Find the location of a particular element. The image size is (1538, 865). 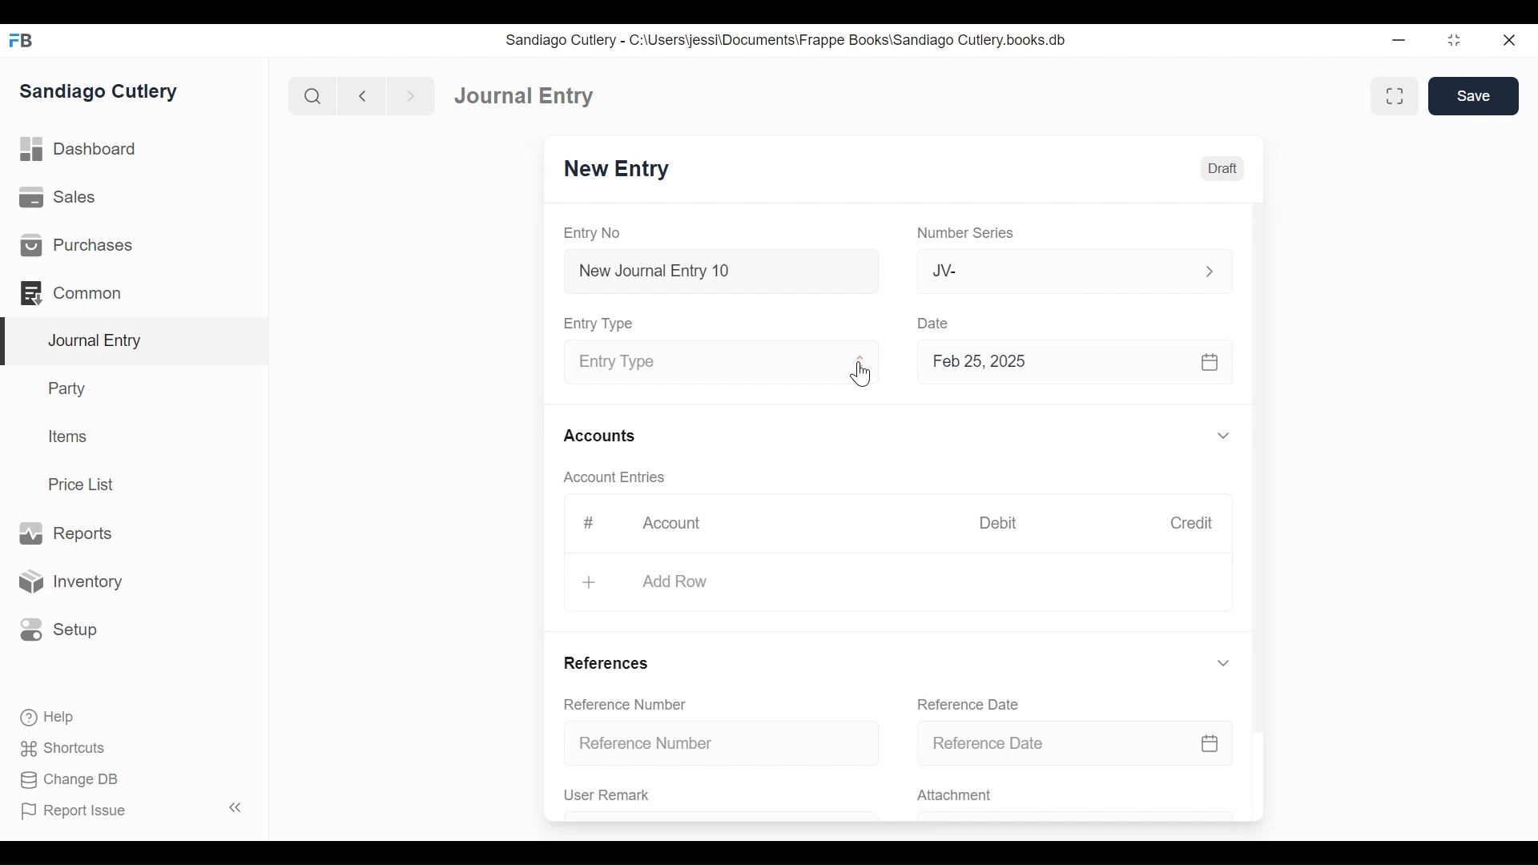

Search is located at coordinates (313, 95).